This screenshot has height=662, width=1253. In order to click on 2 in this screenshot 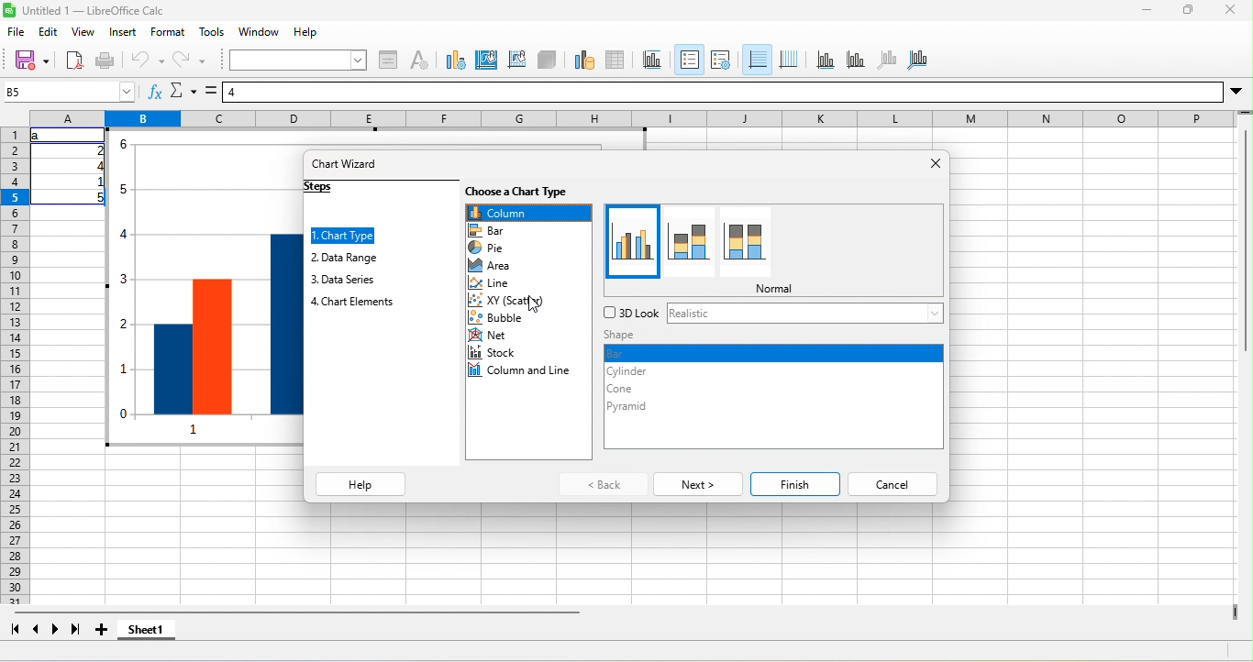, I will do `click(97, 150)`.